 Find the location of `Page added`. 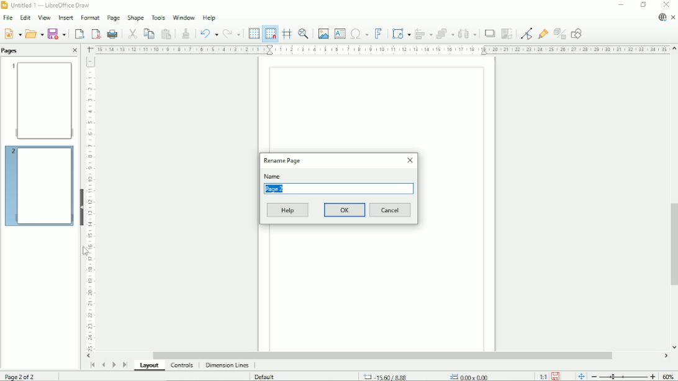

Page added is located at coordinates (38, 184).